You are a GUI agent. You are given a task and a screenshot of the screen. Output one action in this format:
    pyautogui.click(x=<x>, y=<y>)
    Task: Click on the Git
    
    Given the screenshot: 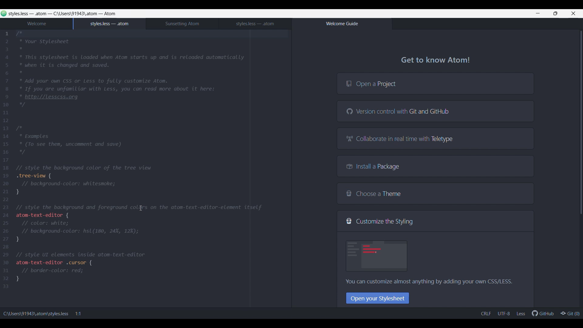 What is the action you would take?
    pyautogui.click(x=570, y=313)
    